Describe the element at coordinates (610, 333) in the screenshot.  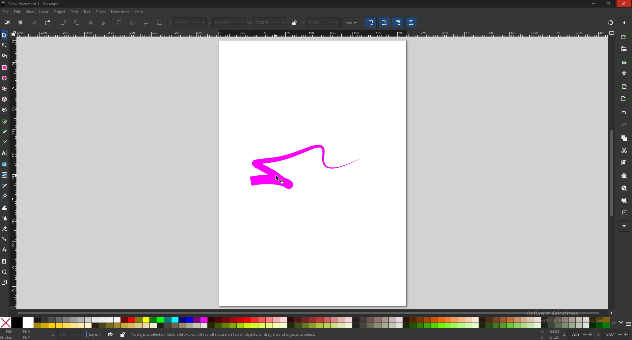
I see `rotate` at that location.